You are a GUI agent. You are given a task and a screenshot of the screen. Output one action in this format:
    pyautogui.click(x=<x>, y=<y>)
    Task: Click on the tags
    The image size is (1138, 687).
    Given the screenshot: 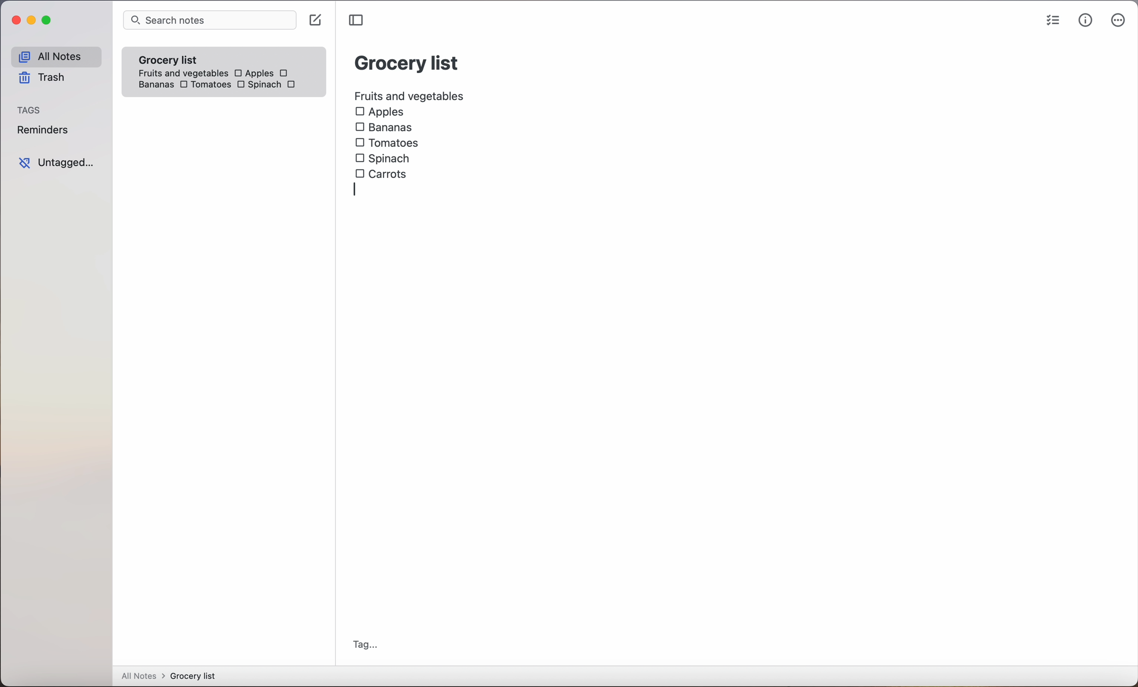 What is the action you would take?
    pyautogui.click(x=30, y=111)
    